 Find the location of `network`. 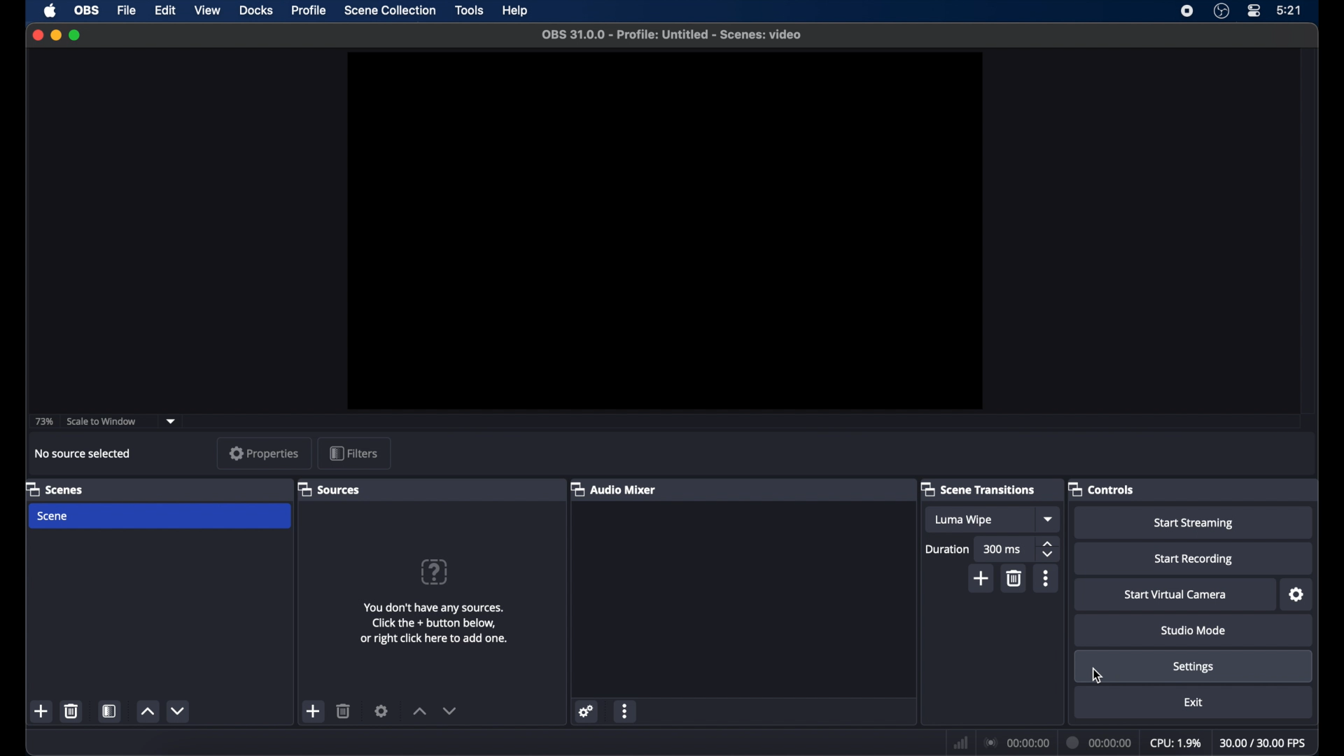

network is located at coordinates (960, 742).